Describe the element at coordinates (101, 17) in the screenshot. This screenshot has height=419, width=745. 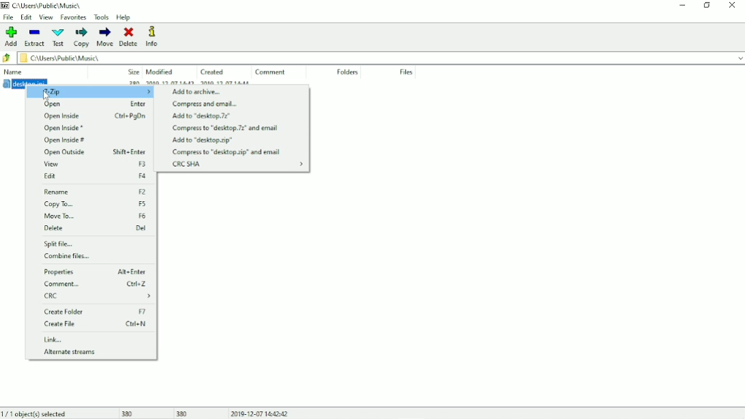
I see `Tools` at that location.